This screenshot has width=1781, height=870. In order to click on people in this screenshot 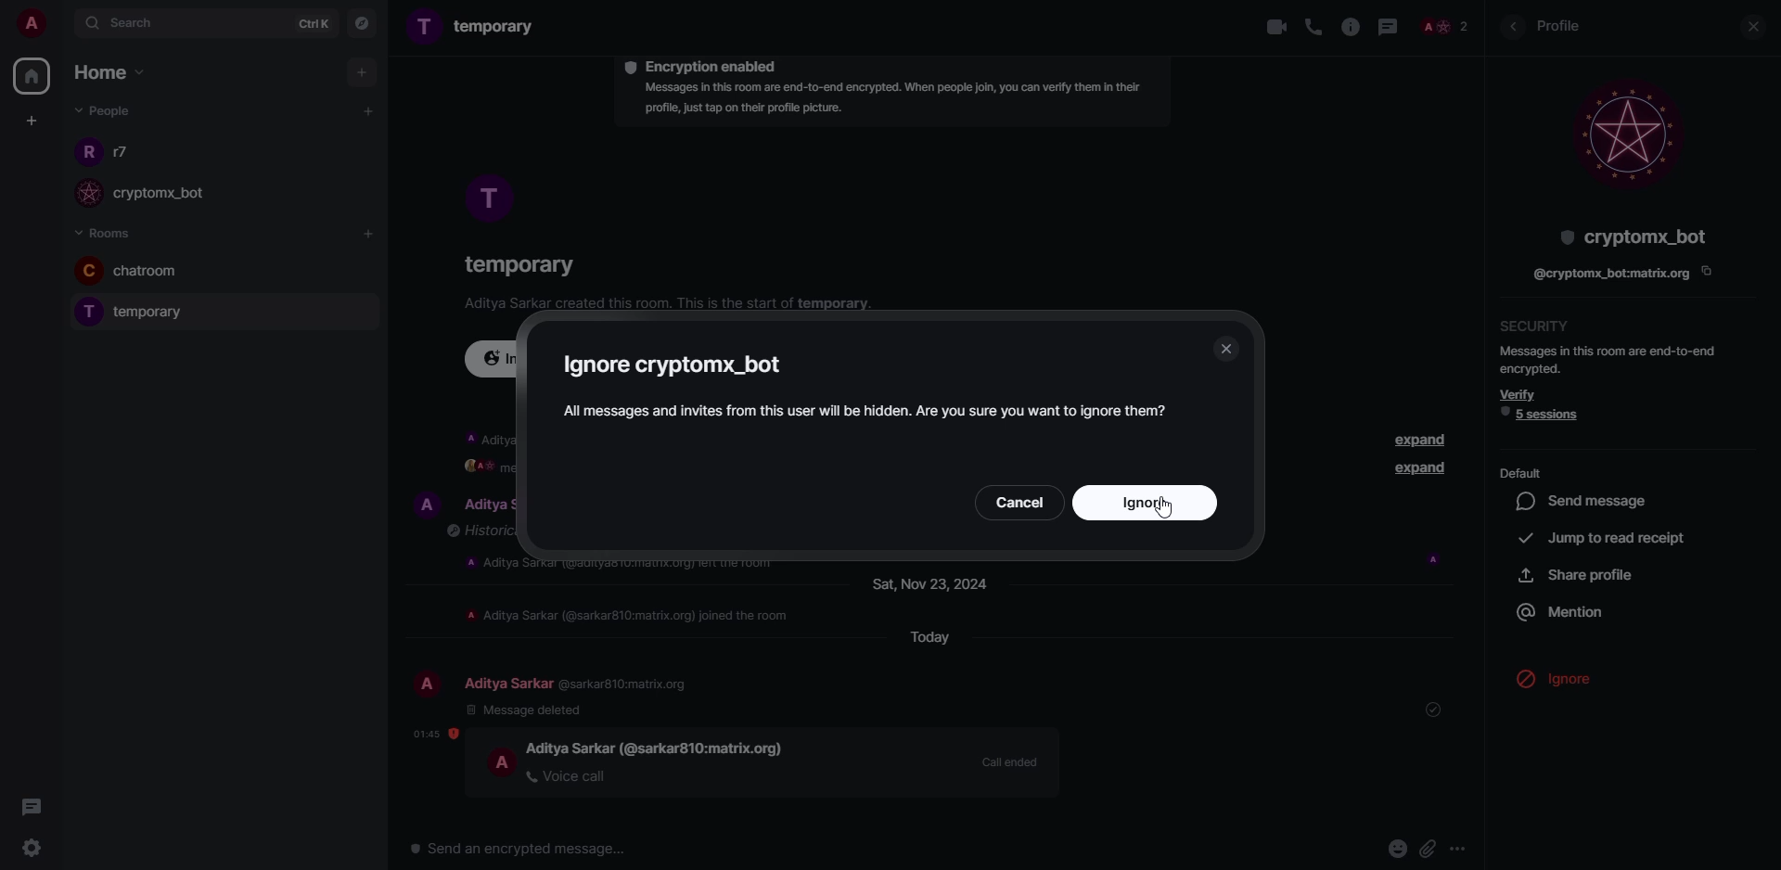, I will do `click(102, 110)`.